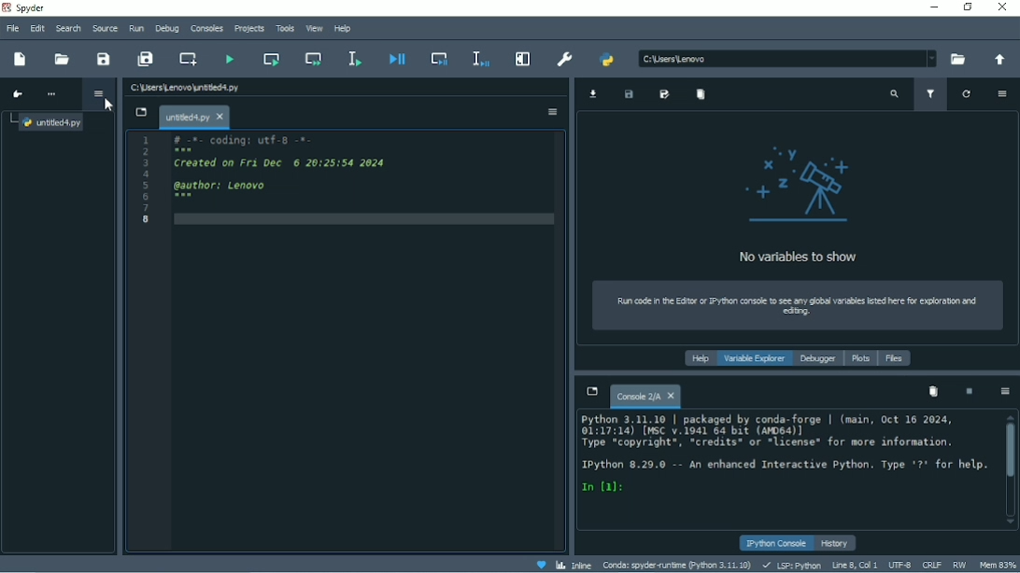 The height and width of the screenshot is (573, 1020). Describe the element at coordinates (54, 93) in the screenshot. I see `More` at that location.